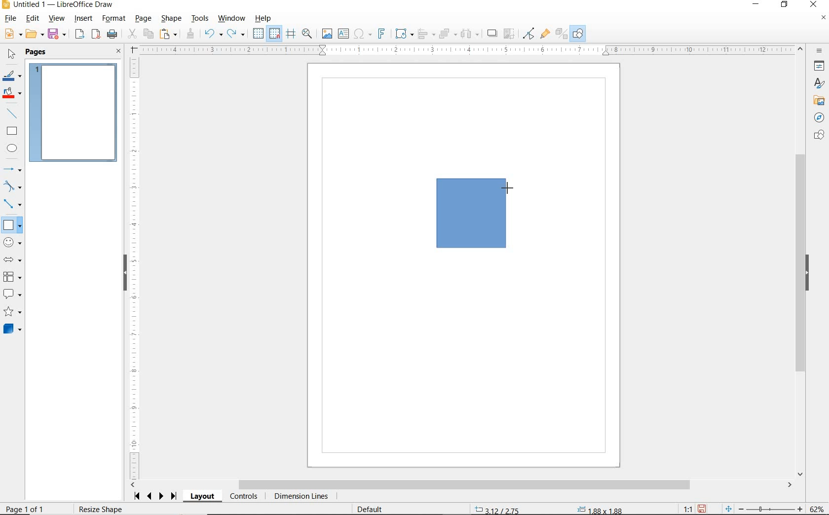 Image resolution: width=829 pixels, height=515 pixels. What do you see at coordinates (11, 223) in the screenshot?
I see `BASIC SHAPES` at bounding box center [11, 223].